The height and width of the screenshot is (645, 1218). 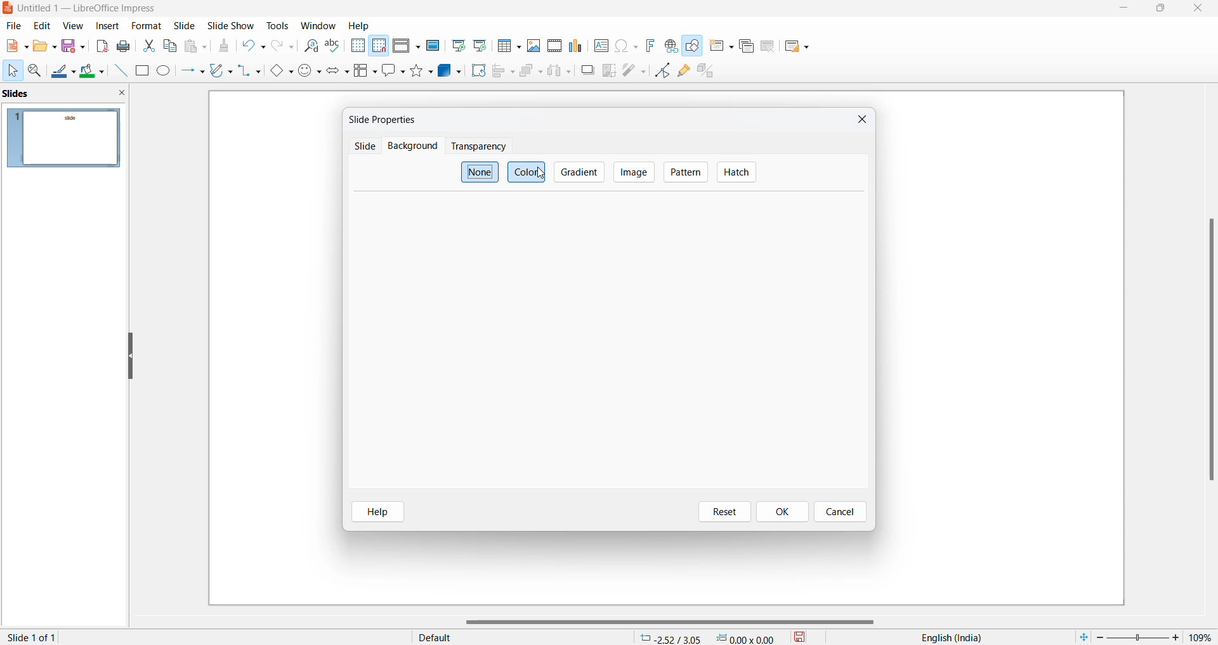 I want to click on scrollbar, so click(x=1210, y=348).